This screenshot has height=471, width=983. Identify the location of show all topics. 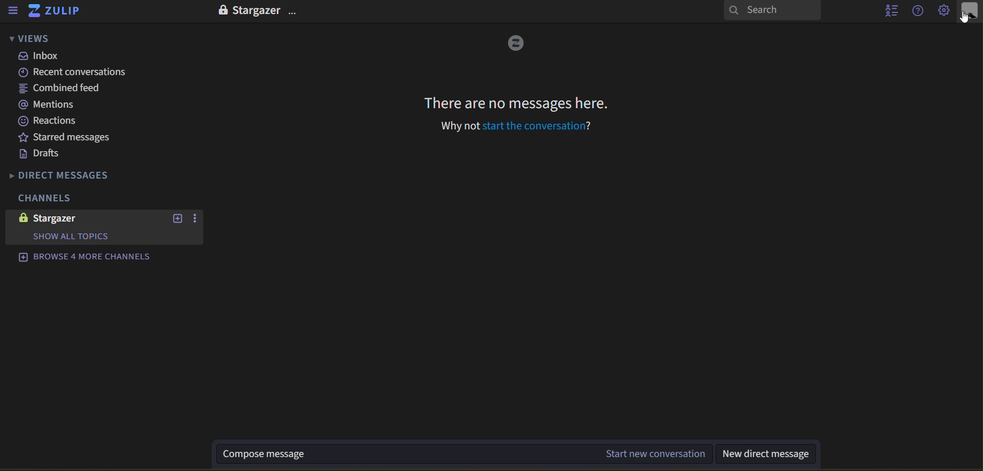
(90, 237).